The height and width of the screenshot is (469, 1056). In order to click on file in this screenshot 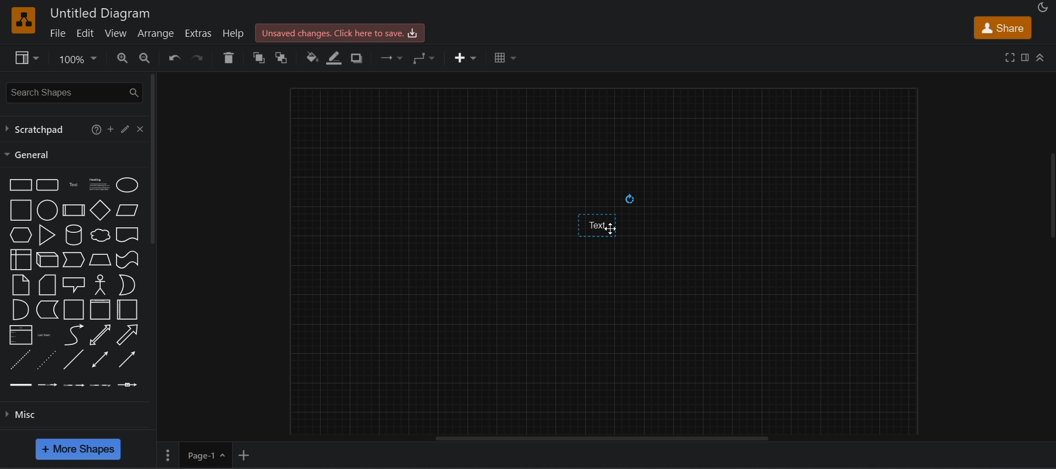, I will do `click(57, 32)`.